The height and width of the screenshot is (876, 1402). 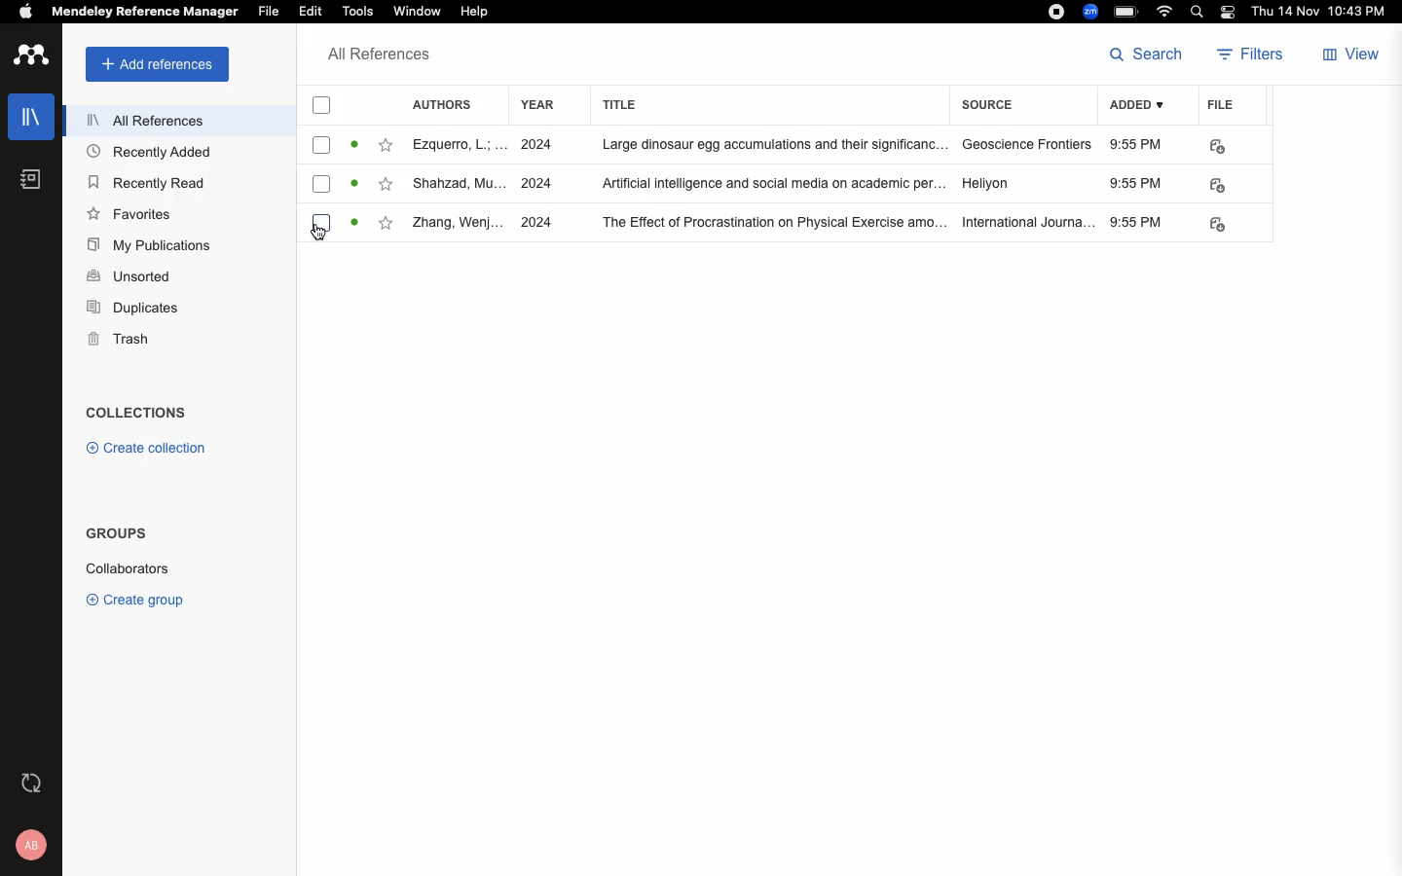 I want to click on large dinasour egg accumolatations and their significance, so click(x=776, y=144).